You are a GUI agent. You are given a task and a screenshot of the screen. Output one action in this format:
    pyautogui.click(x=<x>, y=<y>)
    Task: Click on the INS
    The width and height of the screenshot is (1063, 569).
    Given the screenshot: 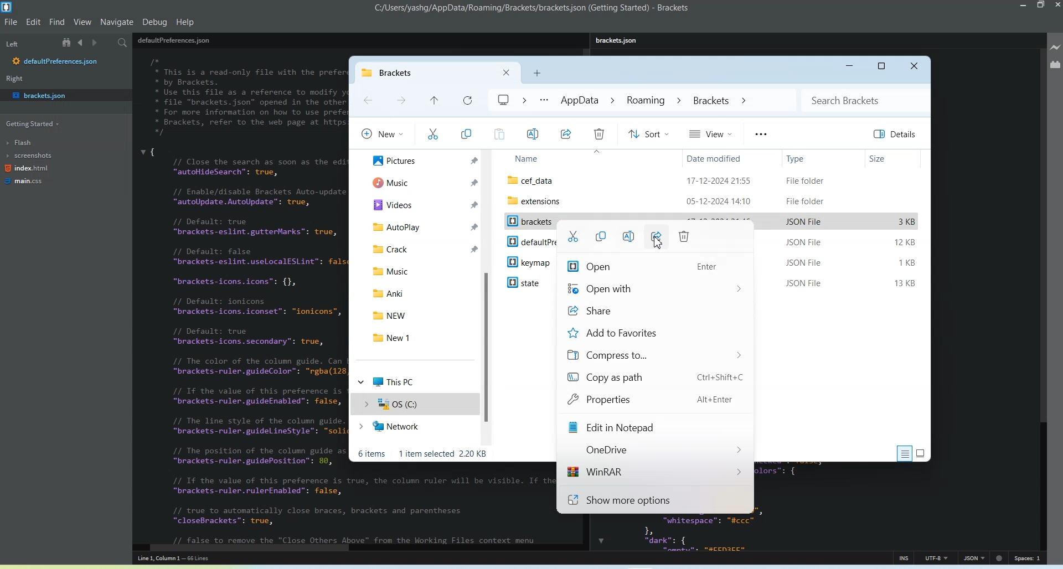 What is the action you would take?
    pyautogui.click(x=904, y=557)
    